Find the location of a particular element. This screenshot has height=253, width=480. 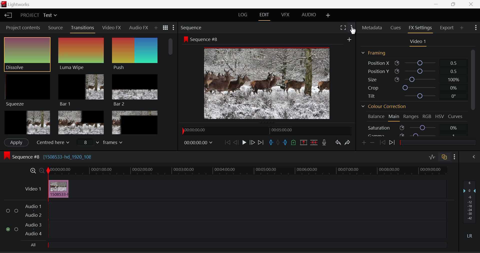

Source is located at coordinates (55, 28).